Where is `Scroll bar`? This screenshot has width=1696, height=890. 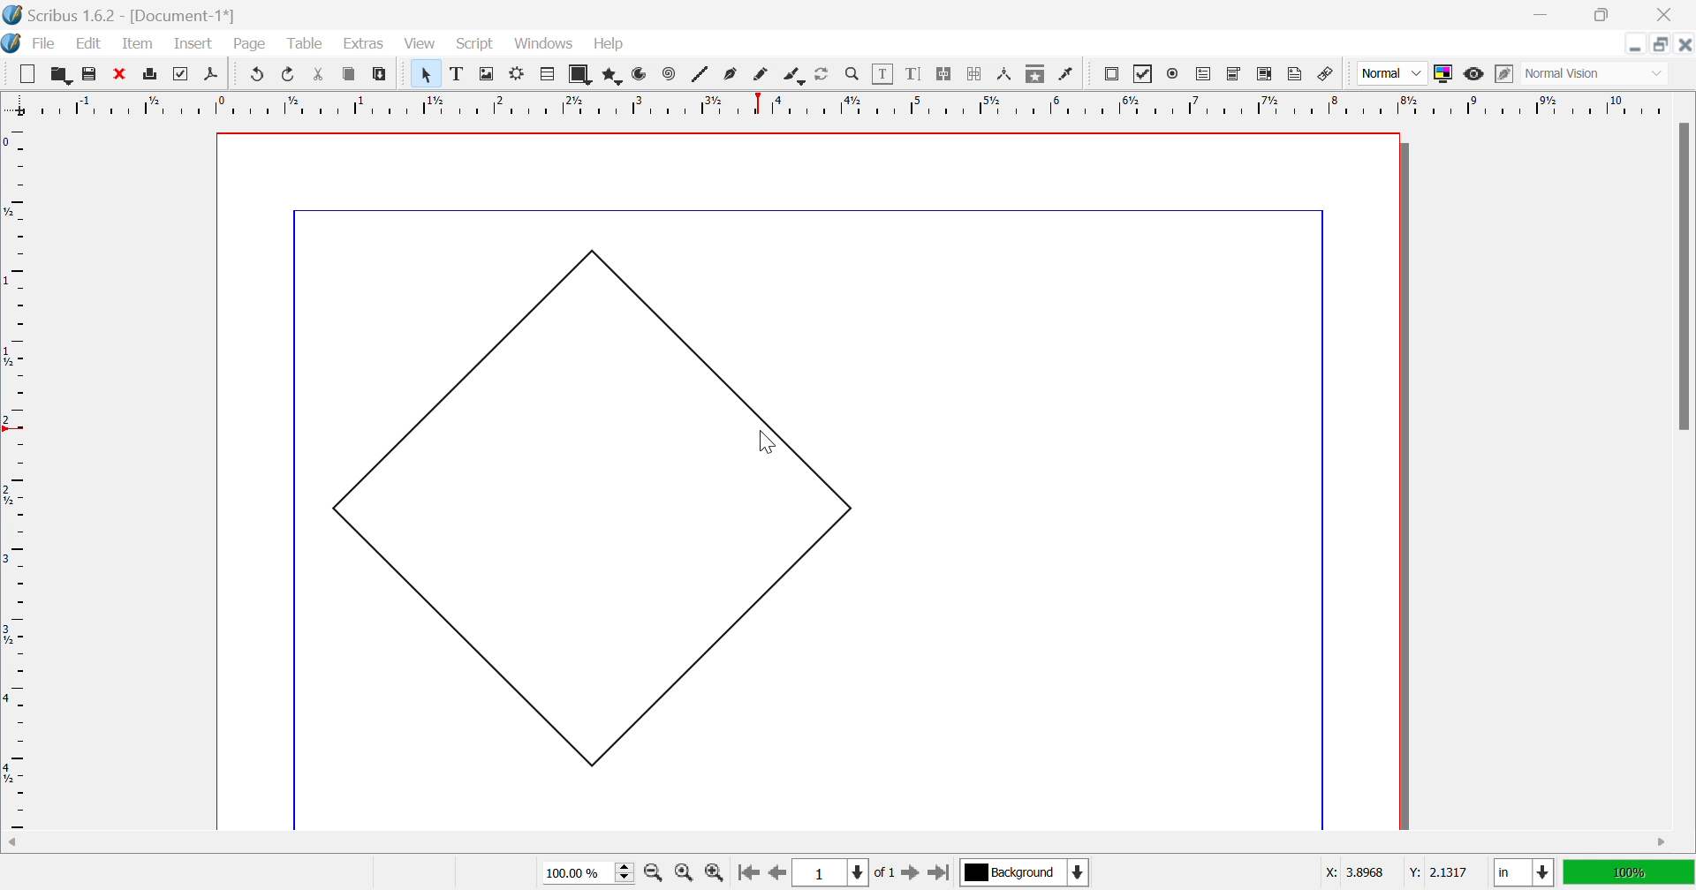
Scroll bar is located at coordinates (1683, 275).